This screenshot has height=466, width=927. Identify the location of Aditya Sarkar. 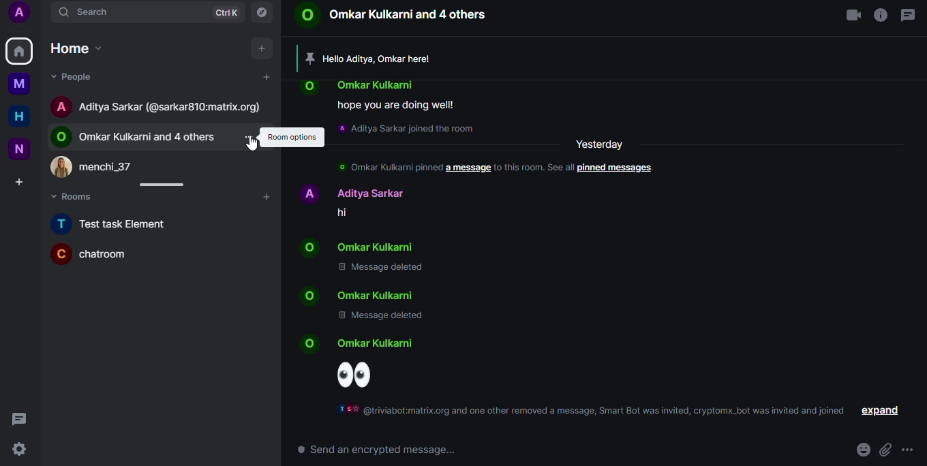
(354, 191).